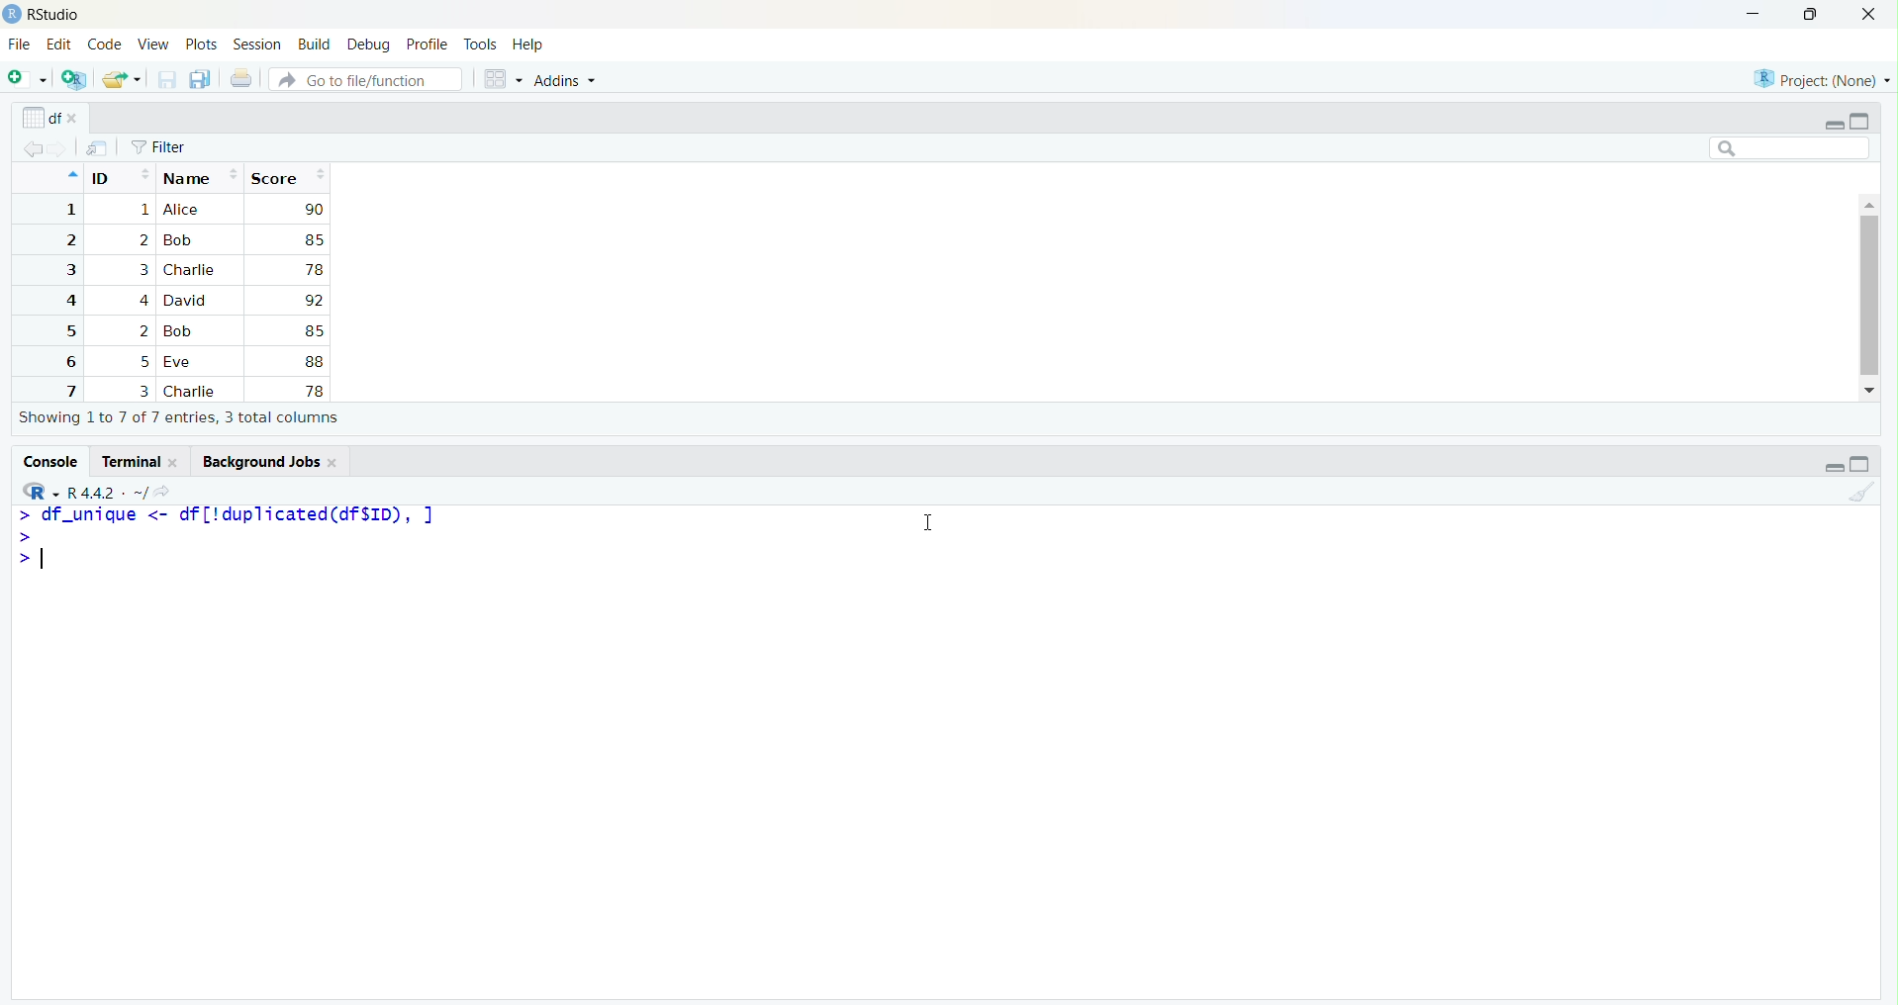  Describe the element at coordinates (92, 494) in the screenshot. I see `R 4.4.2` at that location.